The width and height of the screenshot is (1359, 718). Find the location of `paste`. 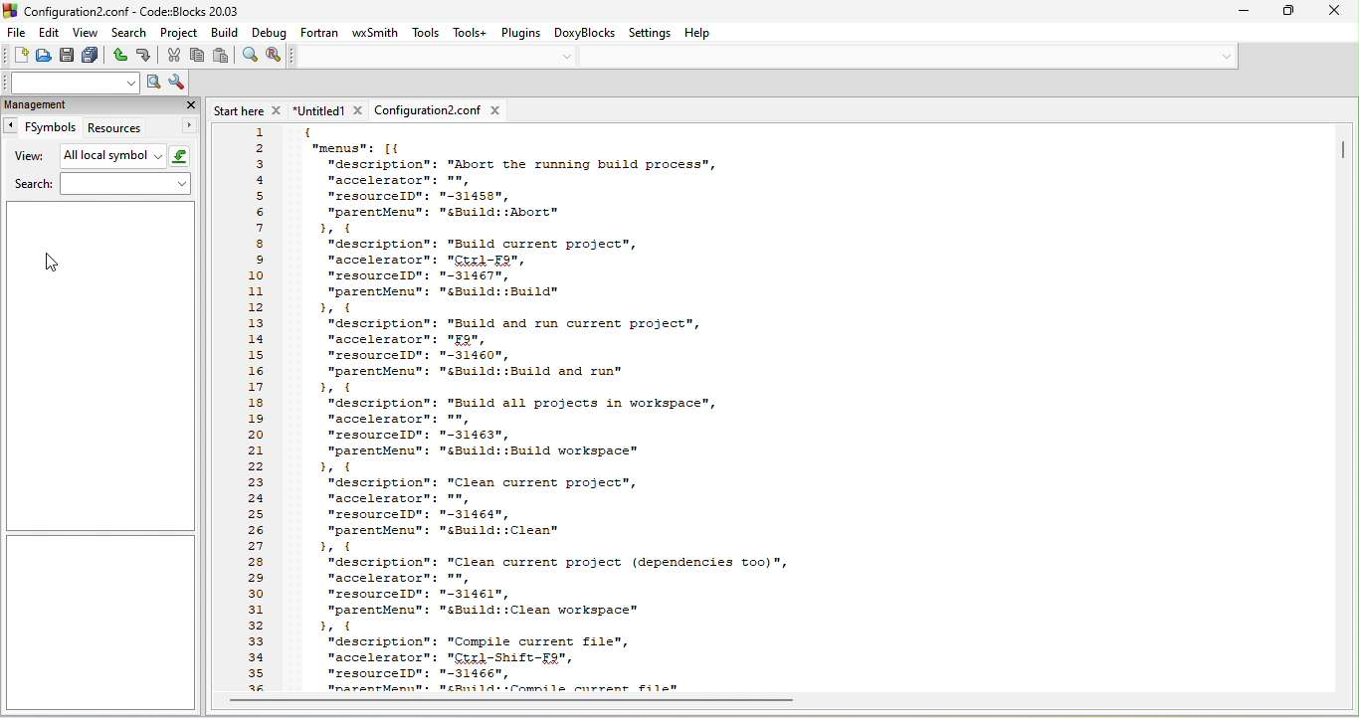

paste is located at coordinates (222, 56).